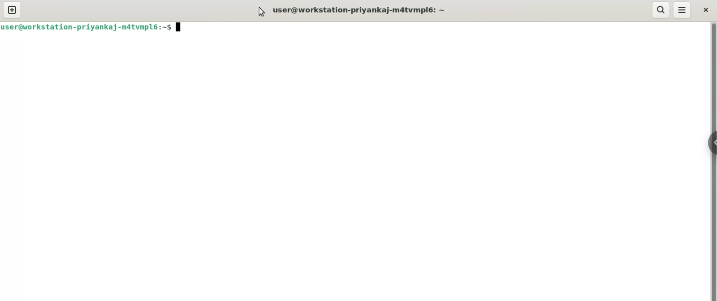 The height and width of the screenshot is (301, 717). I want to click on new tab, so click(14, 10).